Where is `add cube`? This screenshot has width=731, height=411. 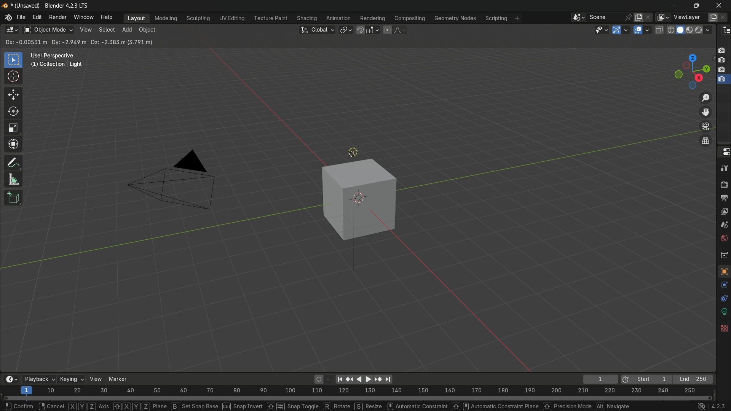 add cube is located at coordinates (13, 198).